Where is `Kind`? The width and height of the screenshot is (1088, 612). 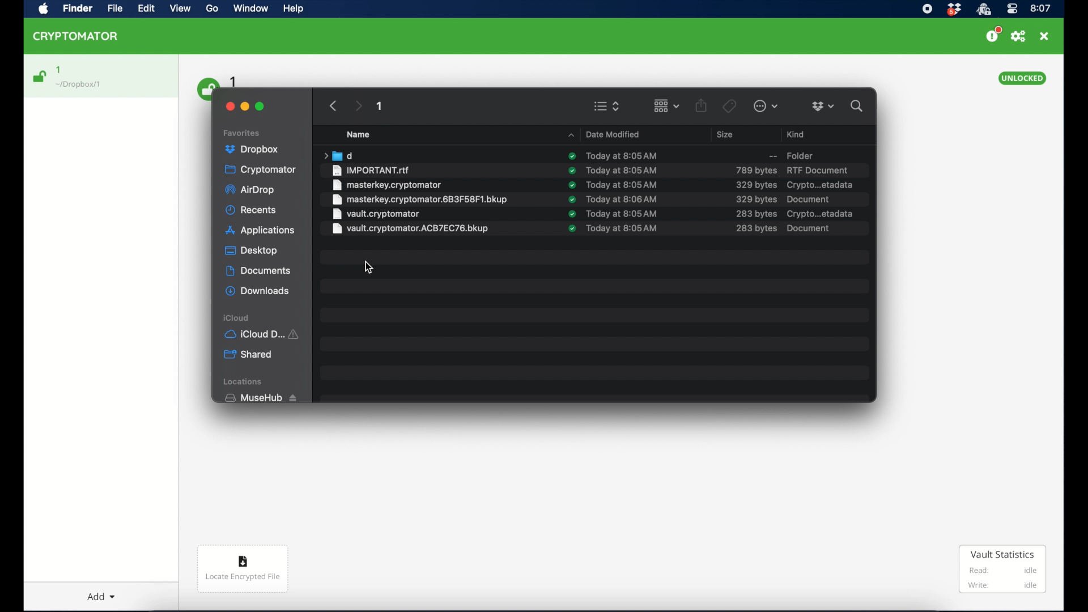
Kind is located at coordinates (797, 133).